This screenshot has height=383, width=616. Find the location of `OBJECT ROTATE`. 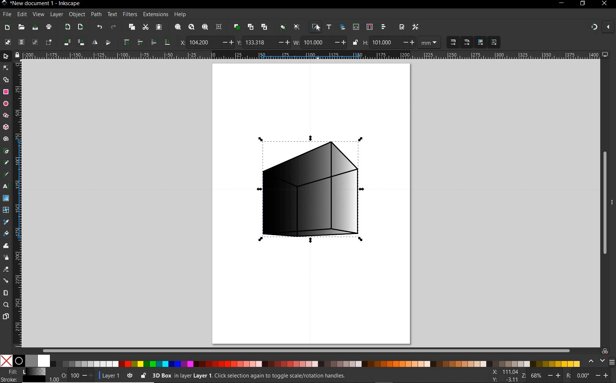

OBJECT ROTATE is located at coordinates (81, 42).